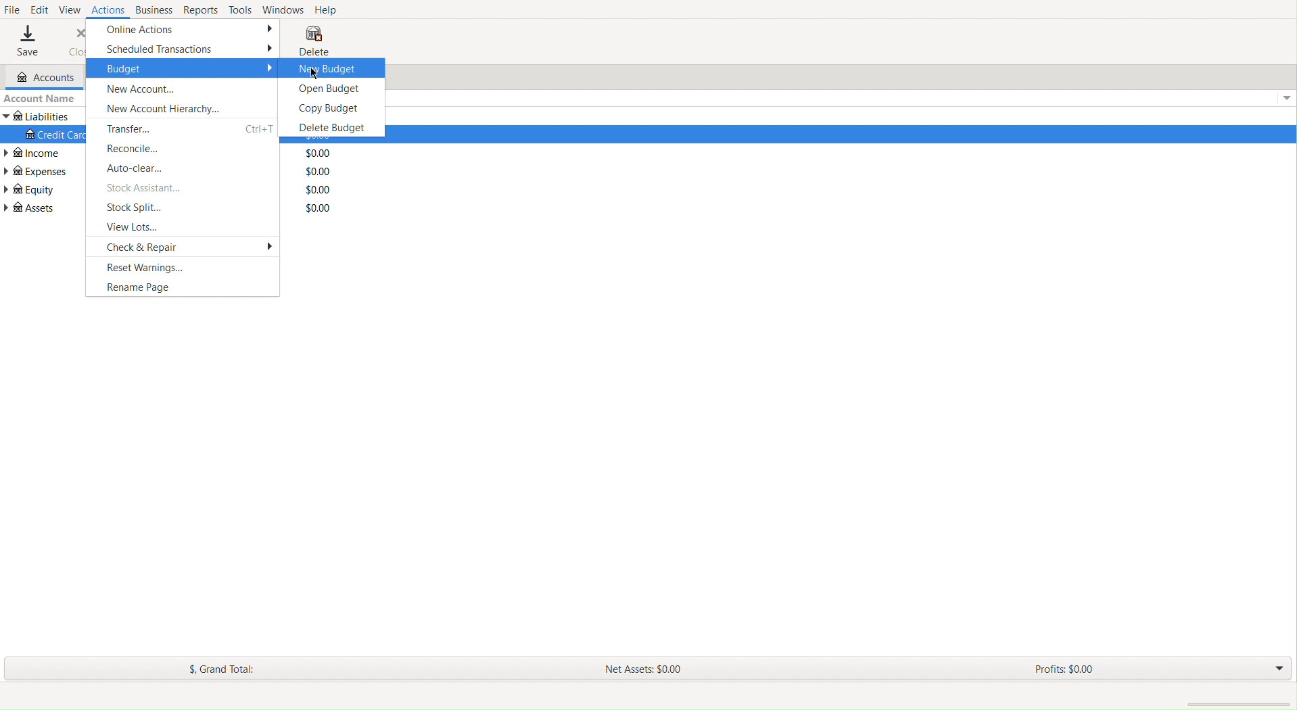 Image resolution: width=1297 pixels, height=710 pixels. Describe the element at coordinates (152, 10) in the screenshot. I see `Business` at that location.